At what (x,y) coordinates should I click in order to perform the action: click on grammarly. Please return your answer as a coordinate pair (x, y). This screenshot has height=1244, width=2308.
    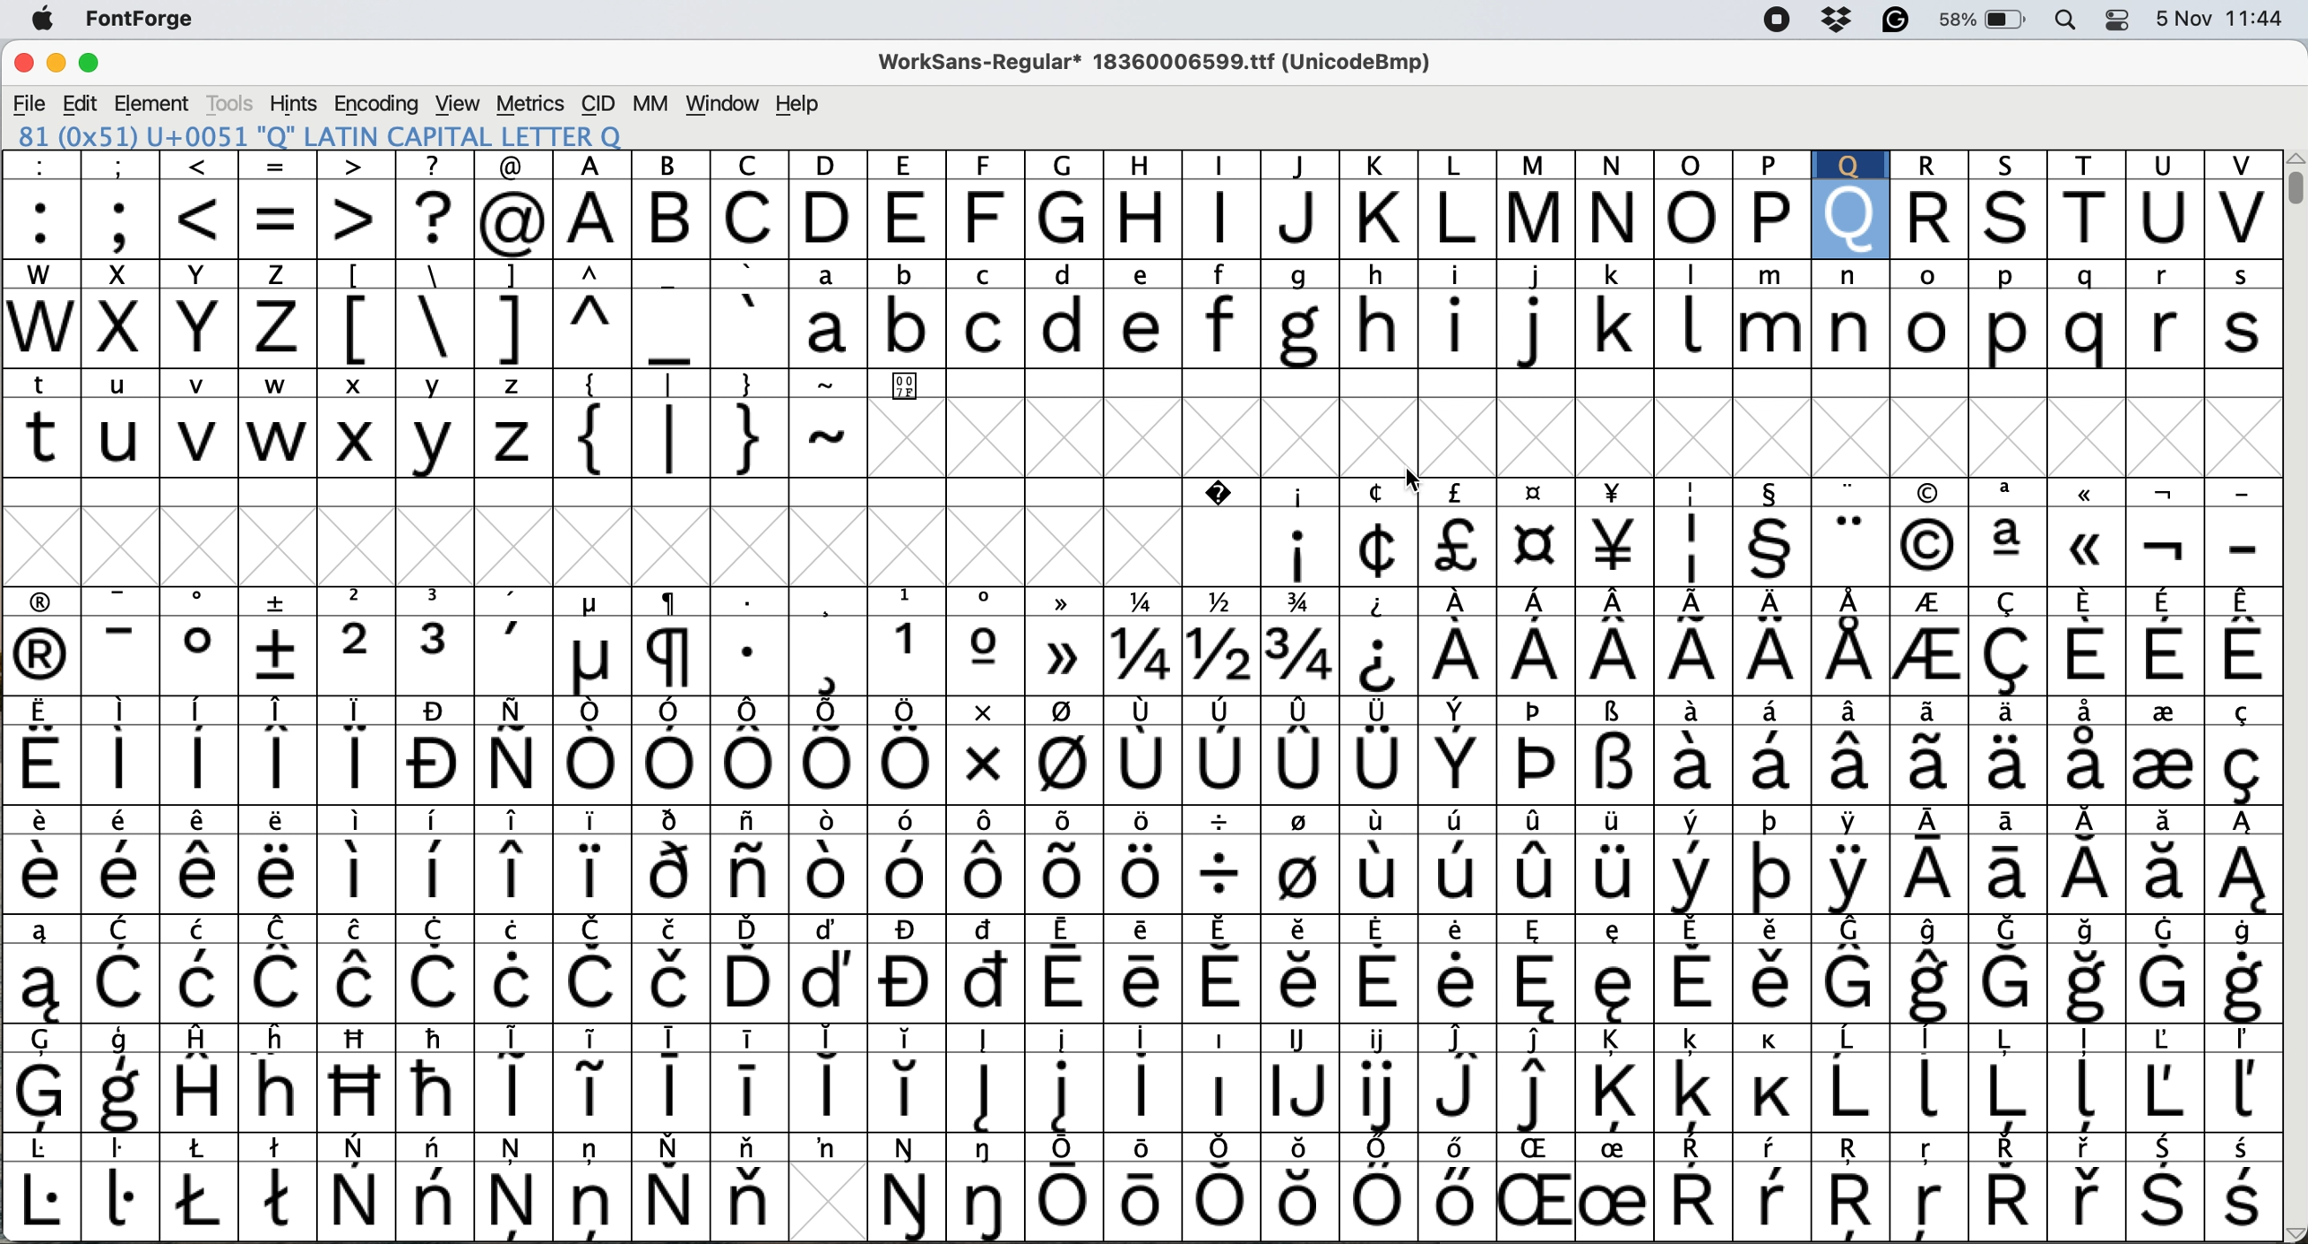
    Looking at the image, I should click on (1902, 22).